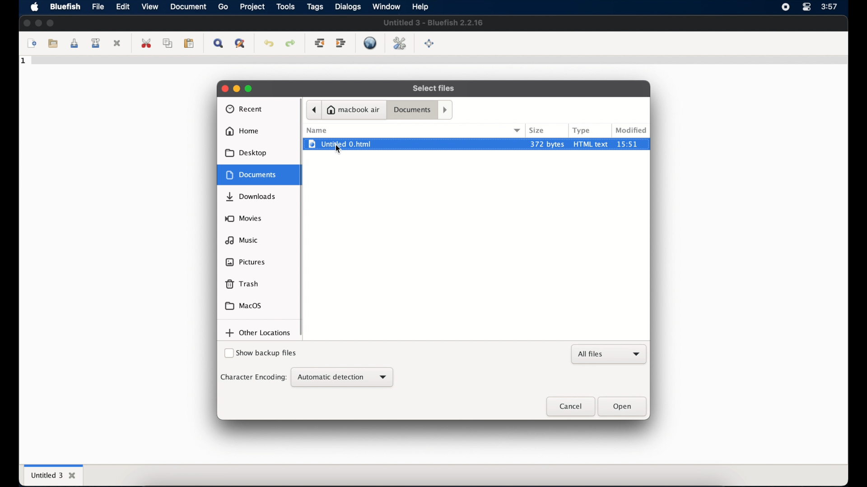  I want to click on macOS, so click(243, 306).